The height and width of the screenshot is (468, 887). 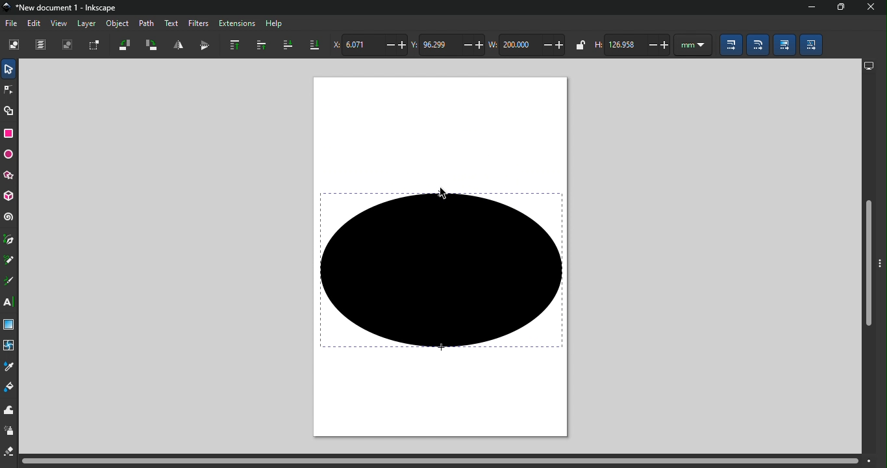 I want to click on When scaling objects, scale the stroke width by the same proportion, so click(x=732, y=46).